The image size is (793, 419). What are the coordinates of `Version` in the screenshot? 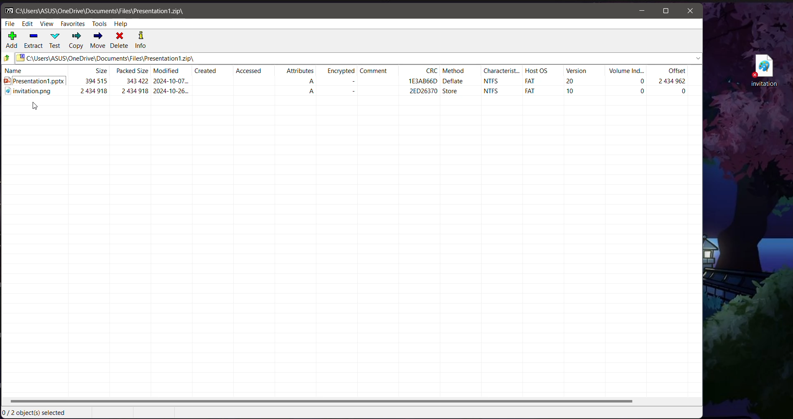 It's located at (586, 70).